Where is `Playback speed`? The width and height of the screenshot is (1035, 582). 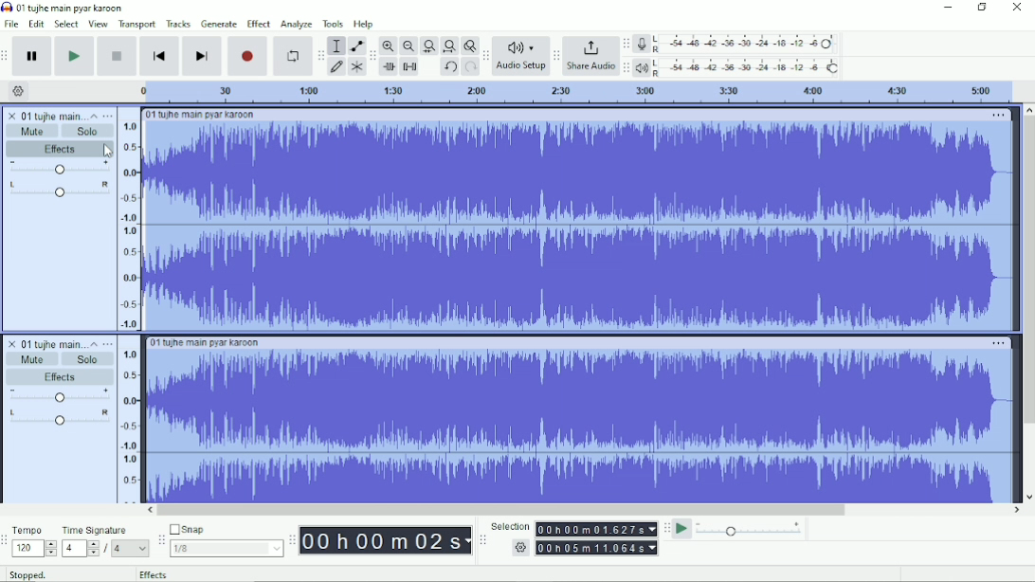 Playback speed is located at coordinates (751, 529).